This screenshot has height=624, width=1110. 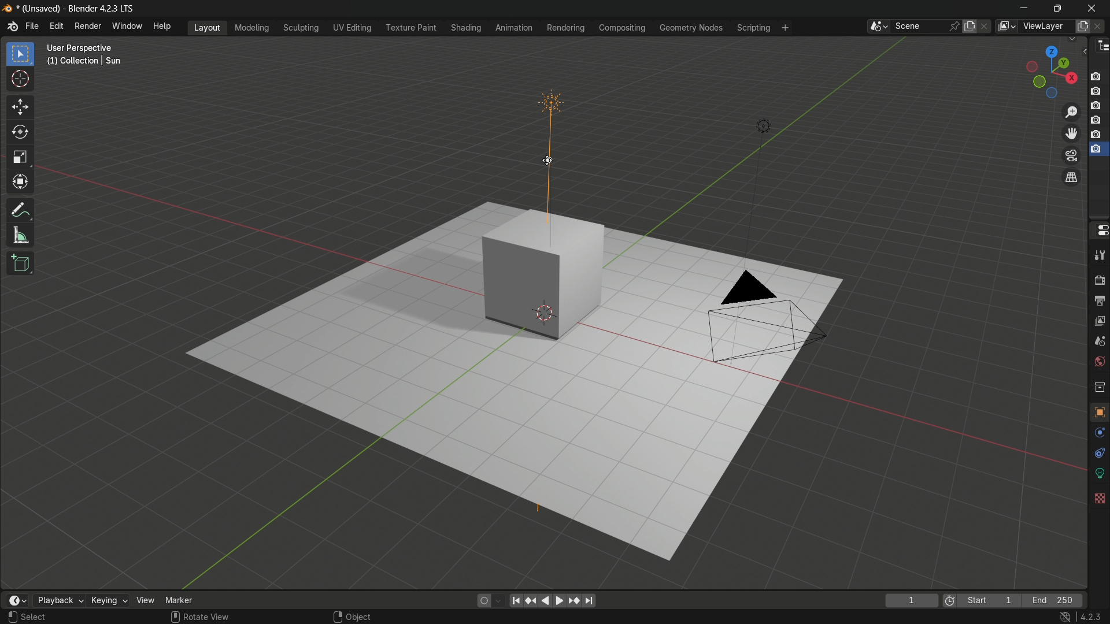 What do you see at coordinates (56, 25) in the screenshot?
I see `edit menu` at bounding box center [56, 25].